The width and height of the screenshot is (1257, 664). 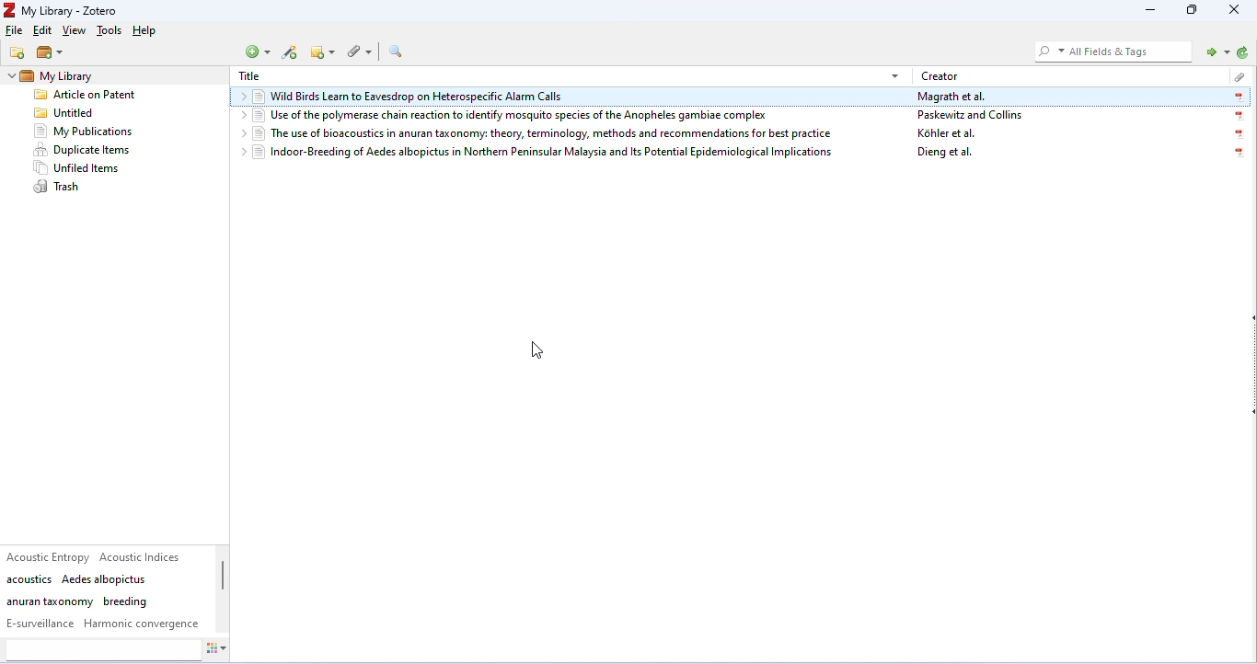 What do you see at coordinates (1236, 10) in the screenshot?
I see `close` at bounding box center [1236, 10].